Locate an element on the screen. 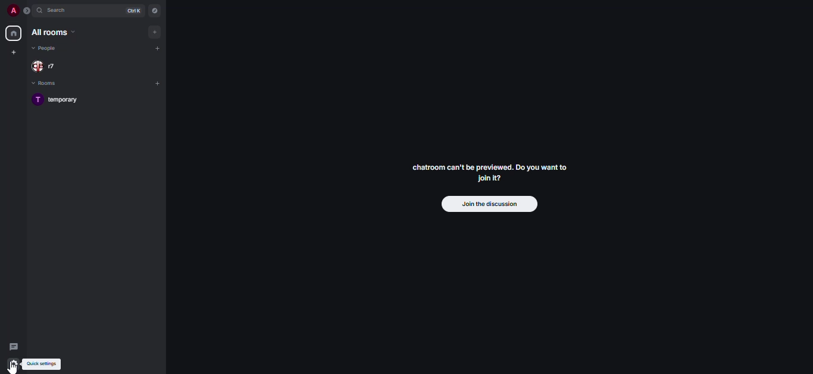 This screenshot has width=813, height=374. cursor is located at coordinates (15, 369).